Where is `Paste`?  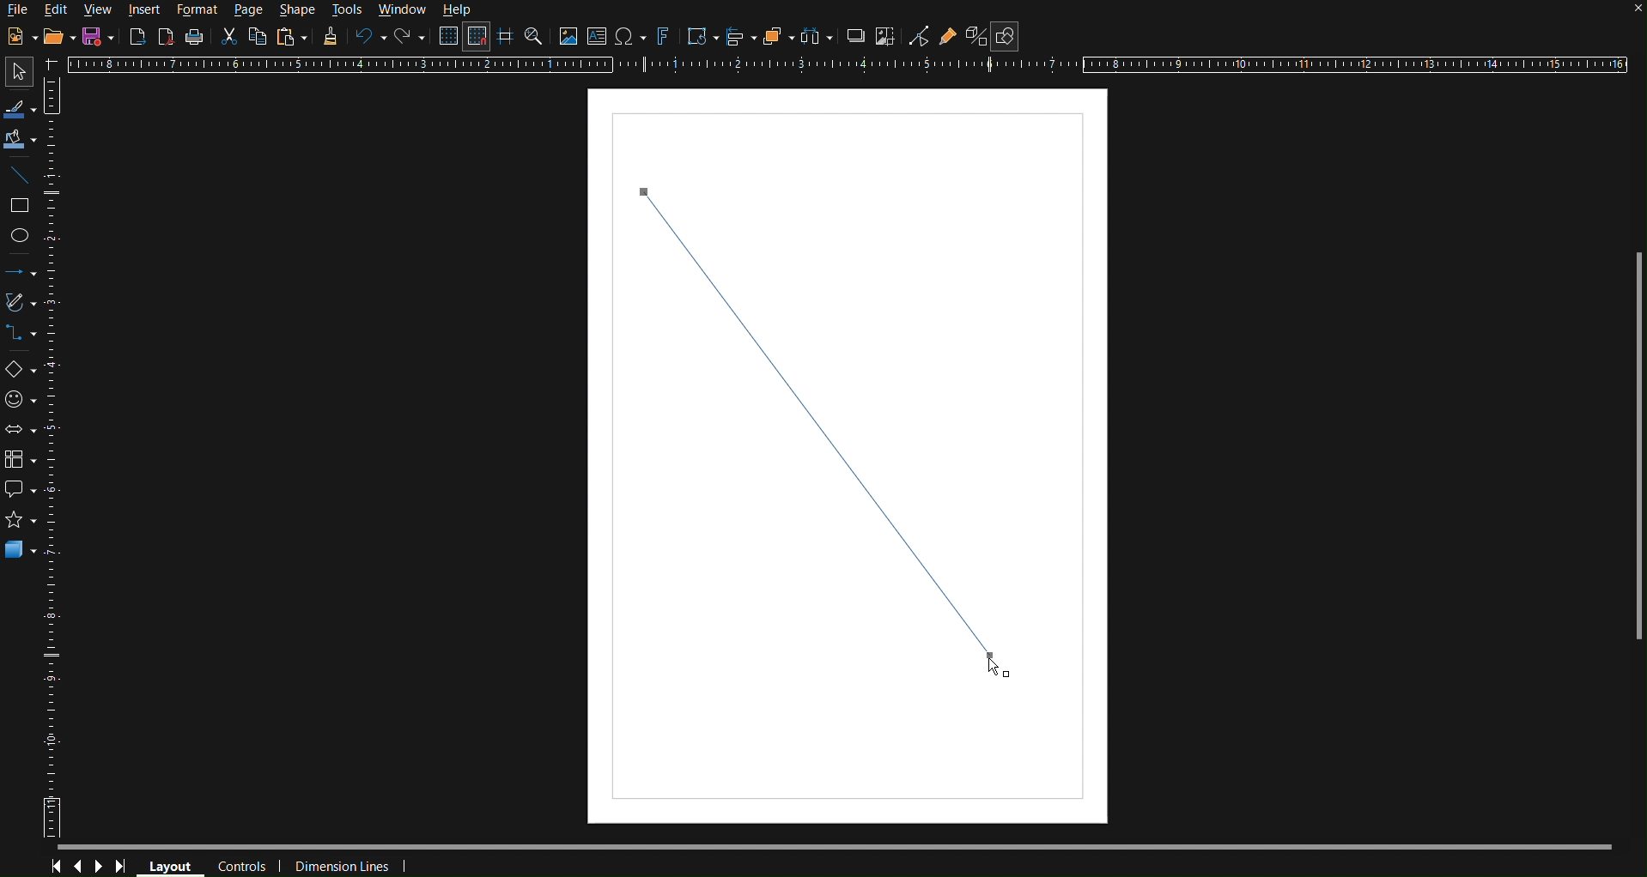
Paste is located at coordinates (290, 37).